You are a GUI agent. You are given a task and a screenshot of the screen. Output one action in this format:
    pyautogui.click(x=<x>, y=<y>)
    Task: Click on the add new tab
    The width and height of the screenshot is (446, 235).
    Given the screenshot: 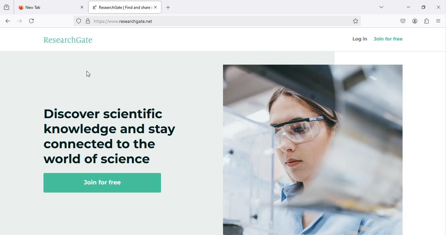 What is the action you would take?
    pyautogui.click(x=170, y=8)
    